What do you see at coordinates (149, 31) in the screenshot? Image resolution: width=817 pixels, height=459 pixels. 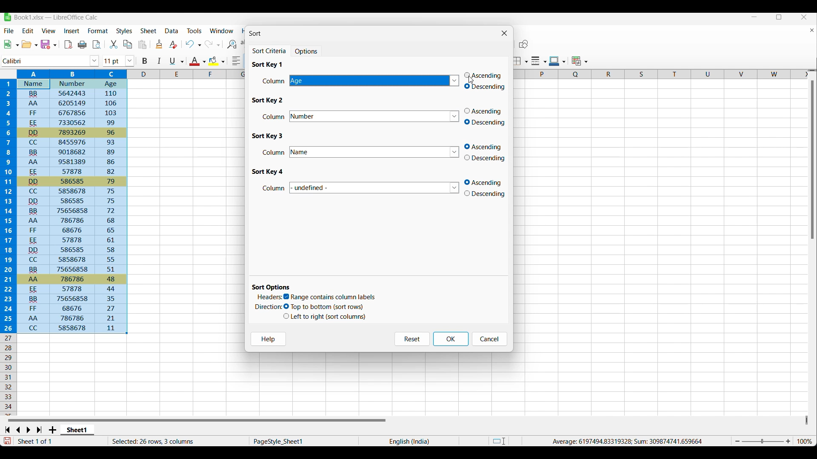 I see `Sheet menu` at bounding box center [149, 31].